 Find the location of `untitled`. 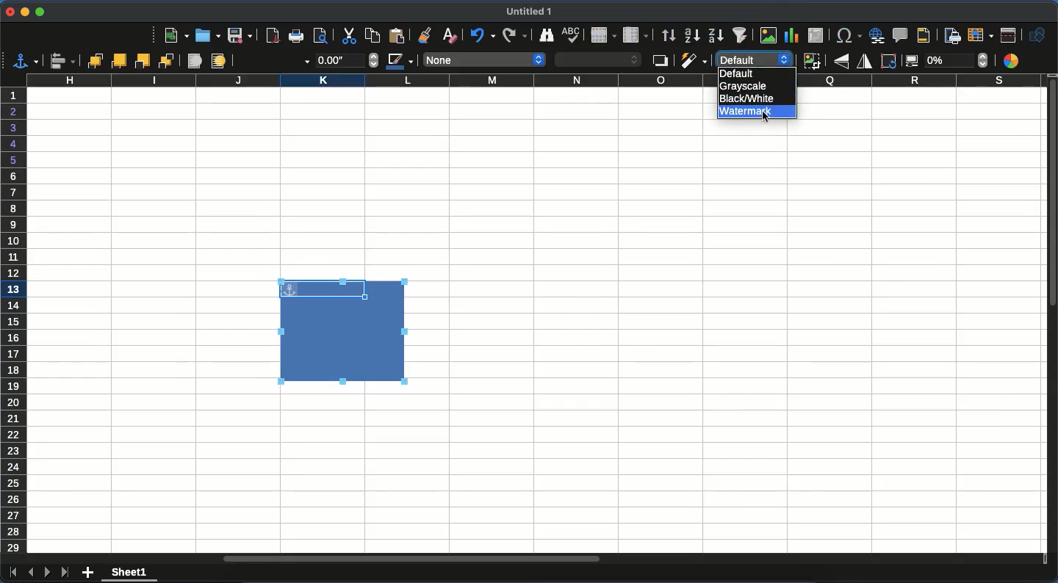

untitled is located at coordinates (528, 11).